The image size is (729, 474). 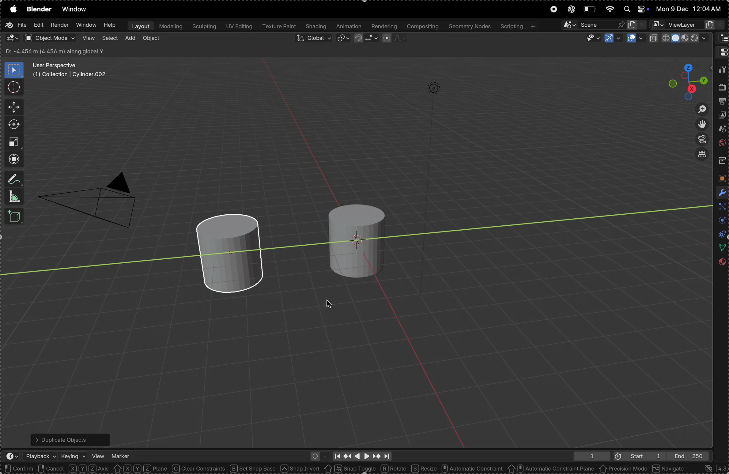 I want to click on toggle camera view, so click(x=700, y=140).